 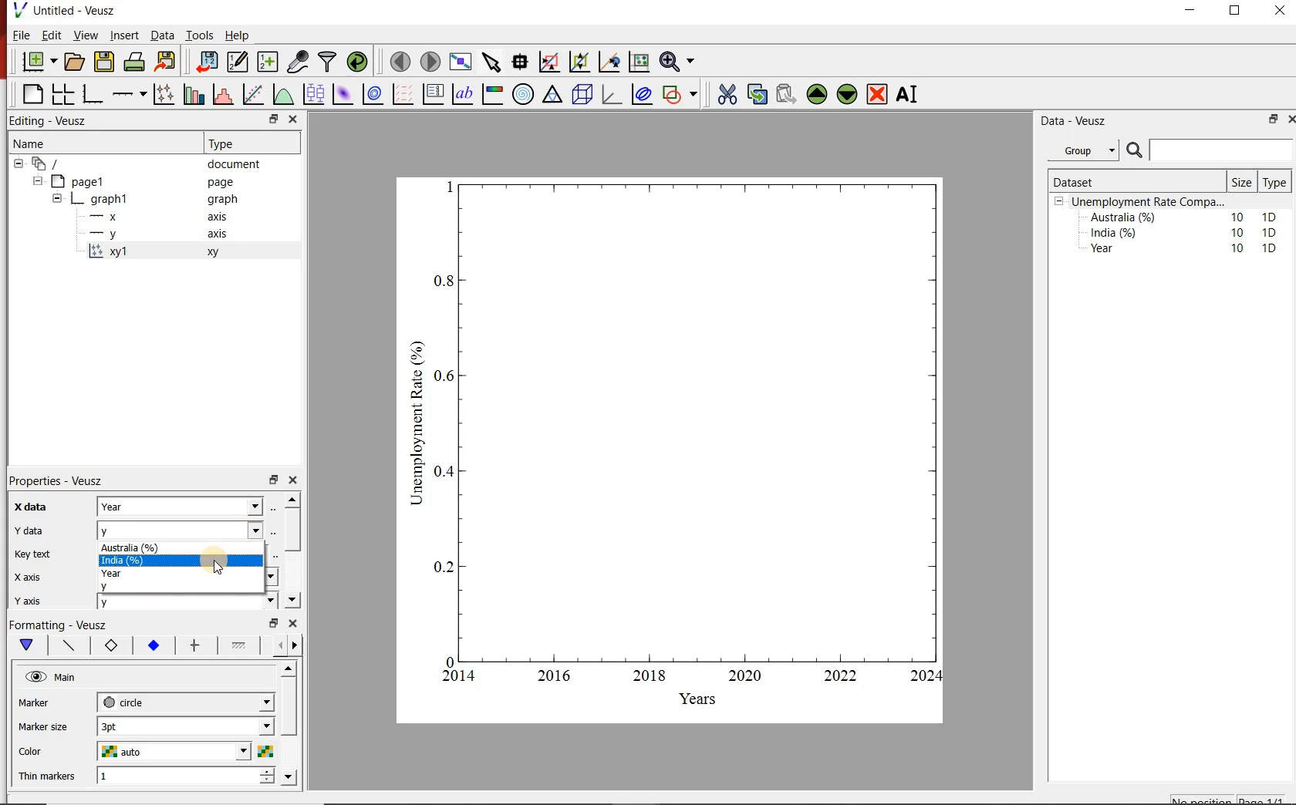 What do you see at coordinates (128, 94) in the screenshot?
I see `add an axis` at bounding box center [128, 94].